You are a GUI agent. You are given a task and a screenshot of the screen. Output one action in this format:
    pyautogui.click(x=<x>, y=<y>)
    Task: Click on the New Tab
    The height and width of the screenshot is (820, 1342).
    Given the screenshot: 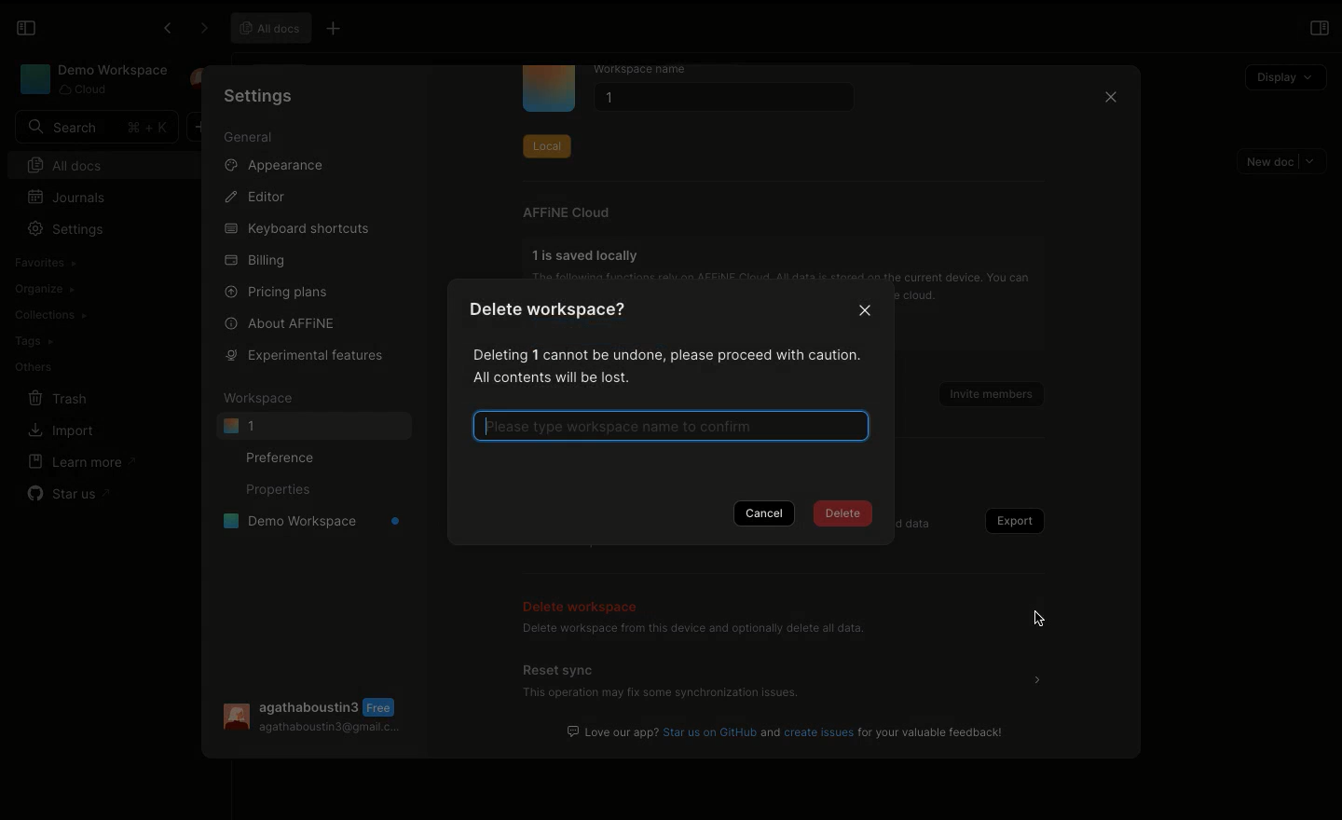 What is the action you would take?
    pyautogui.click(x=339, y=30)
    